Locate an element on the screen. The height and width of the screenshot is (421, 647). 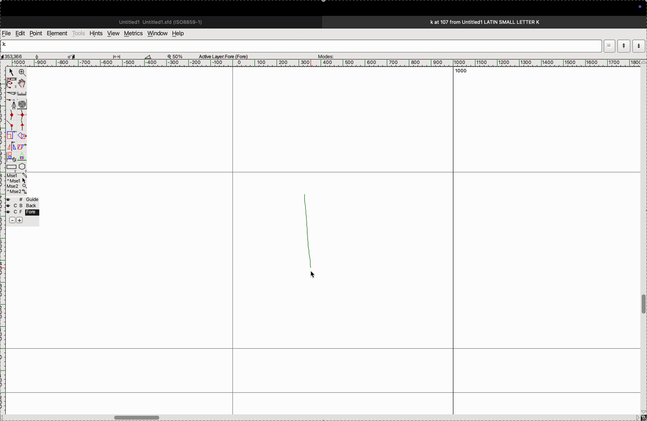
restore down is located at coordinates (608, 46).